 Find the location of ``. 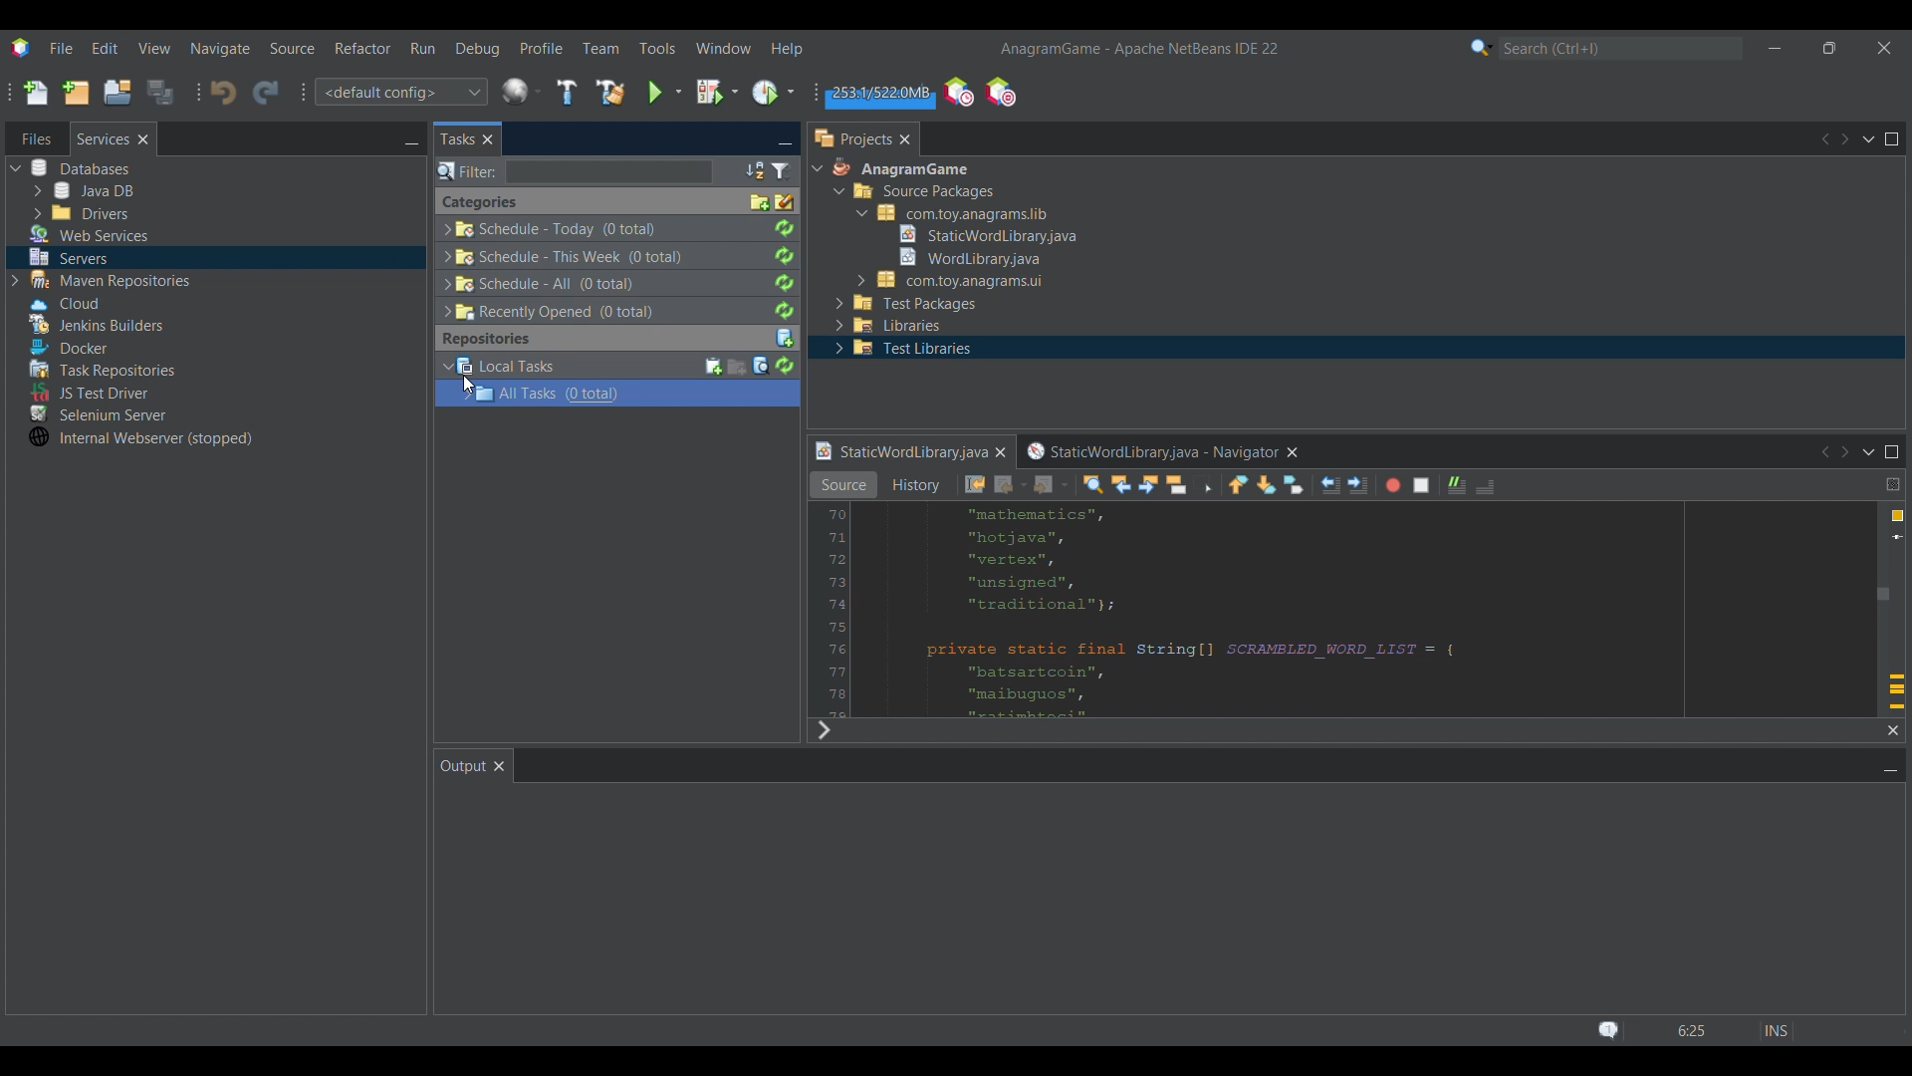

 is located at coordinates (471, 135).